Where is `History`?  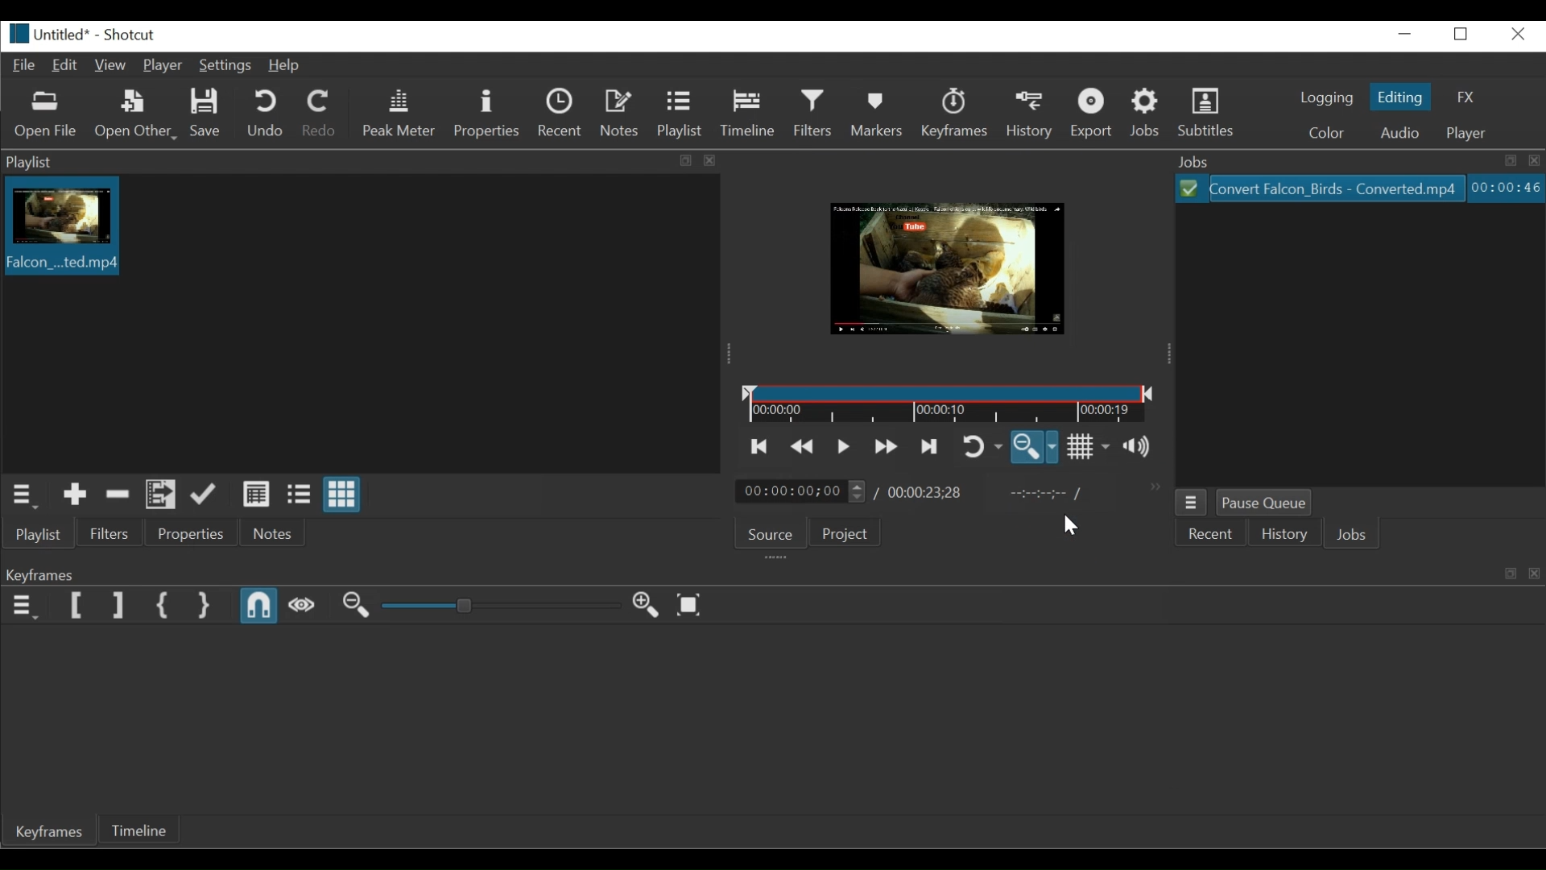 History is located at coordinates (1281, 533).